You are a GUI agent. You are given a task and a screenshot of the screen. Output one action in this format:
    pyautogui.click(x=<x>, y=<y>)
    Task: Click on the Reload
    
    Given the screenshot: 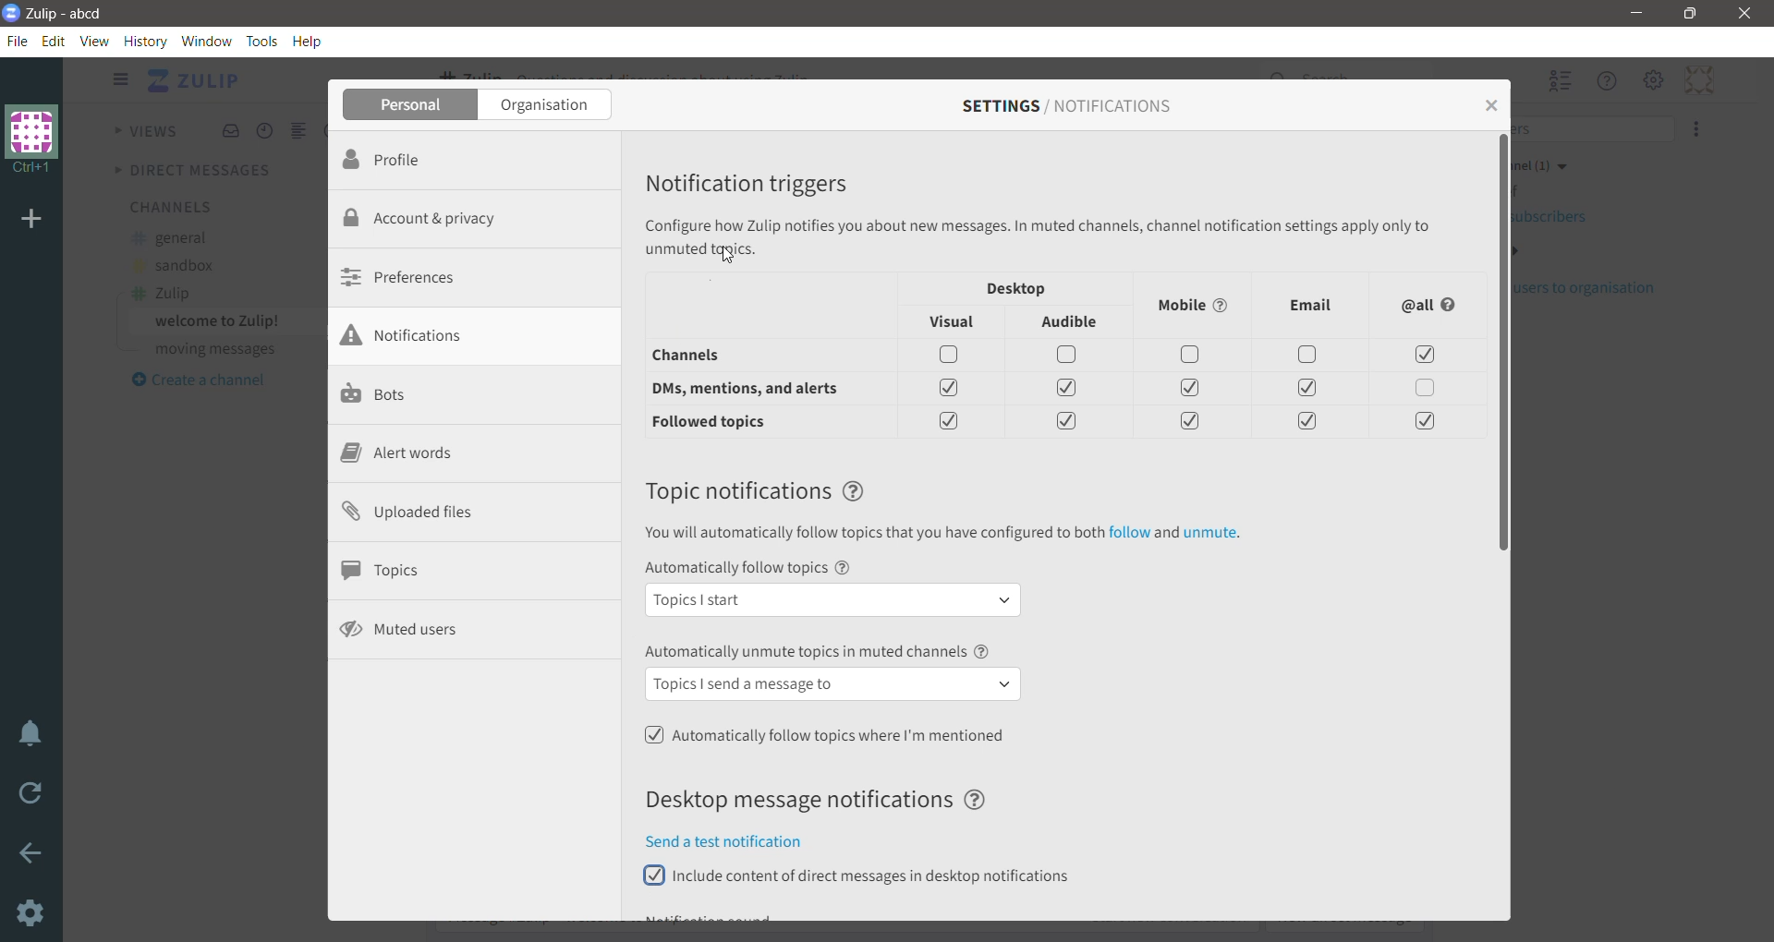 What is the action you would take?
    pyautogui.click(x=32, y=798)
    